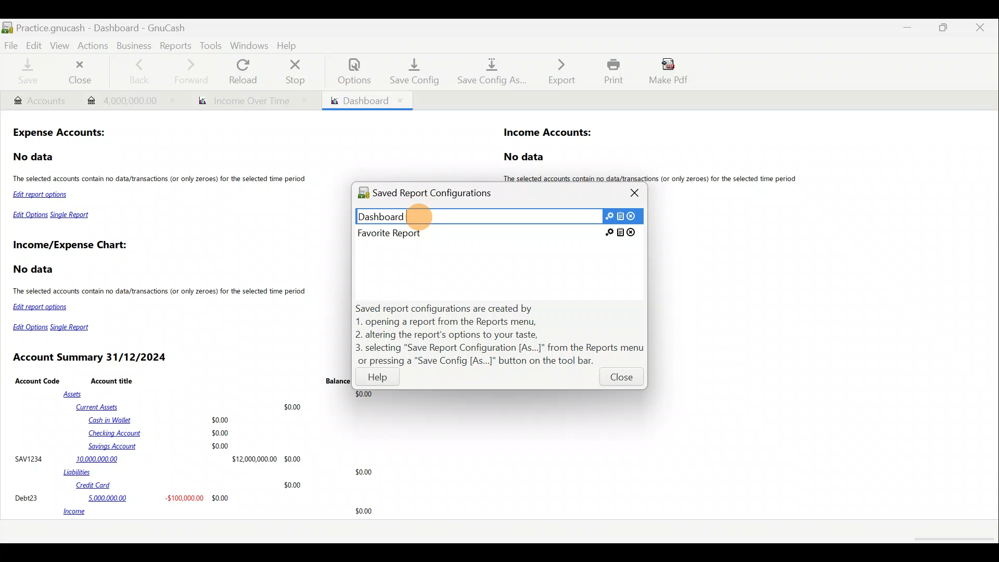 This screenshot has width=999, height=562. I want to click on Account Code Account title Balance, so click(183, 380).